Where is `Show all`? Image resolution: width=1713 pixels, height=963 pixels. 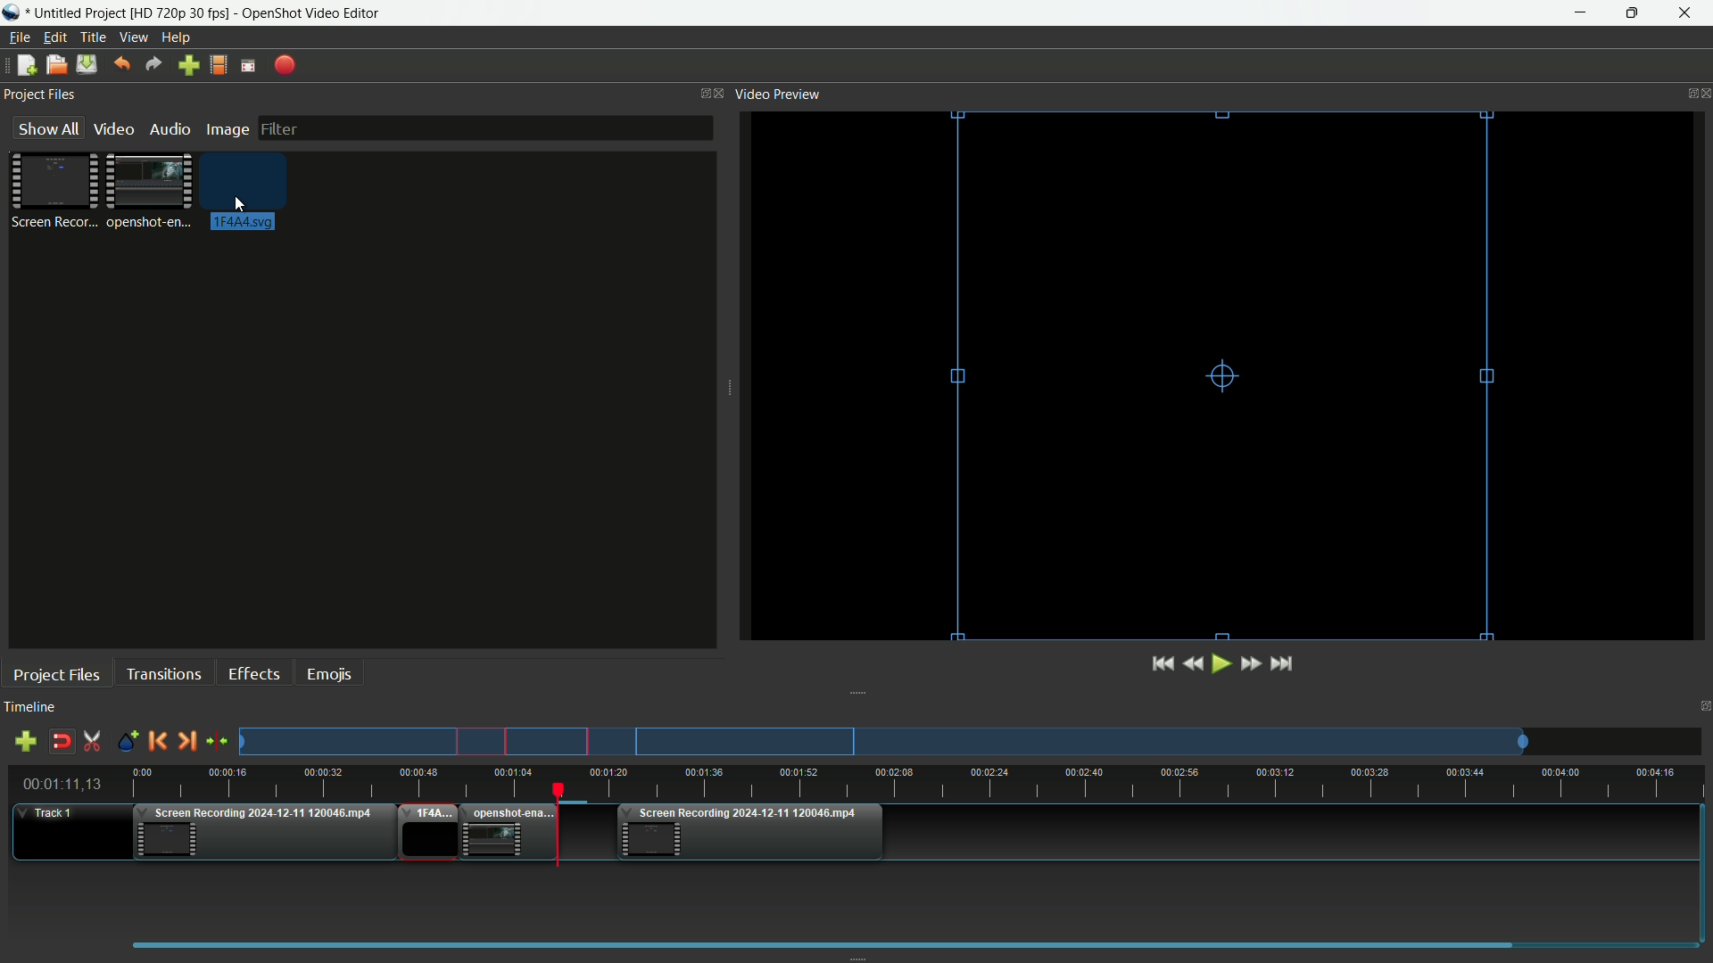
Show all is located at coordinates (42, 128).